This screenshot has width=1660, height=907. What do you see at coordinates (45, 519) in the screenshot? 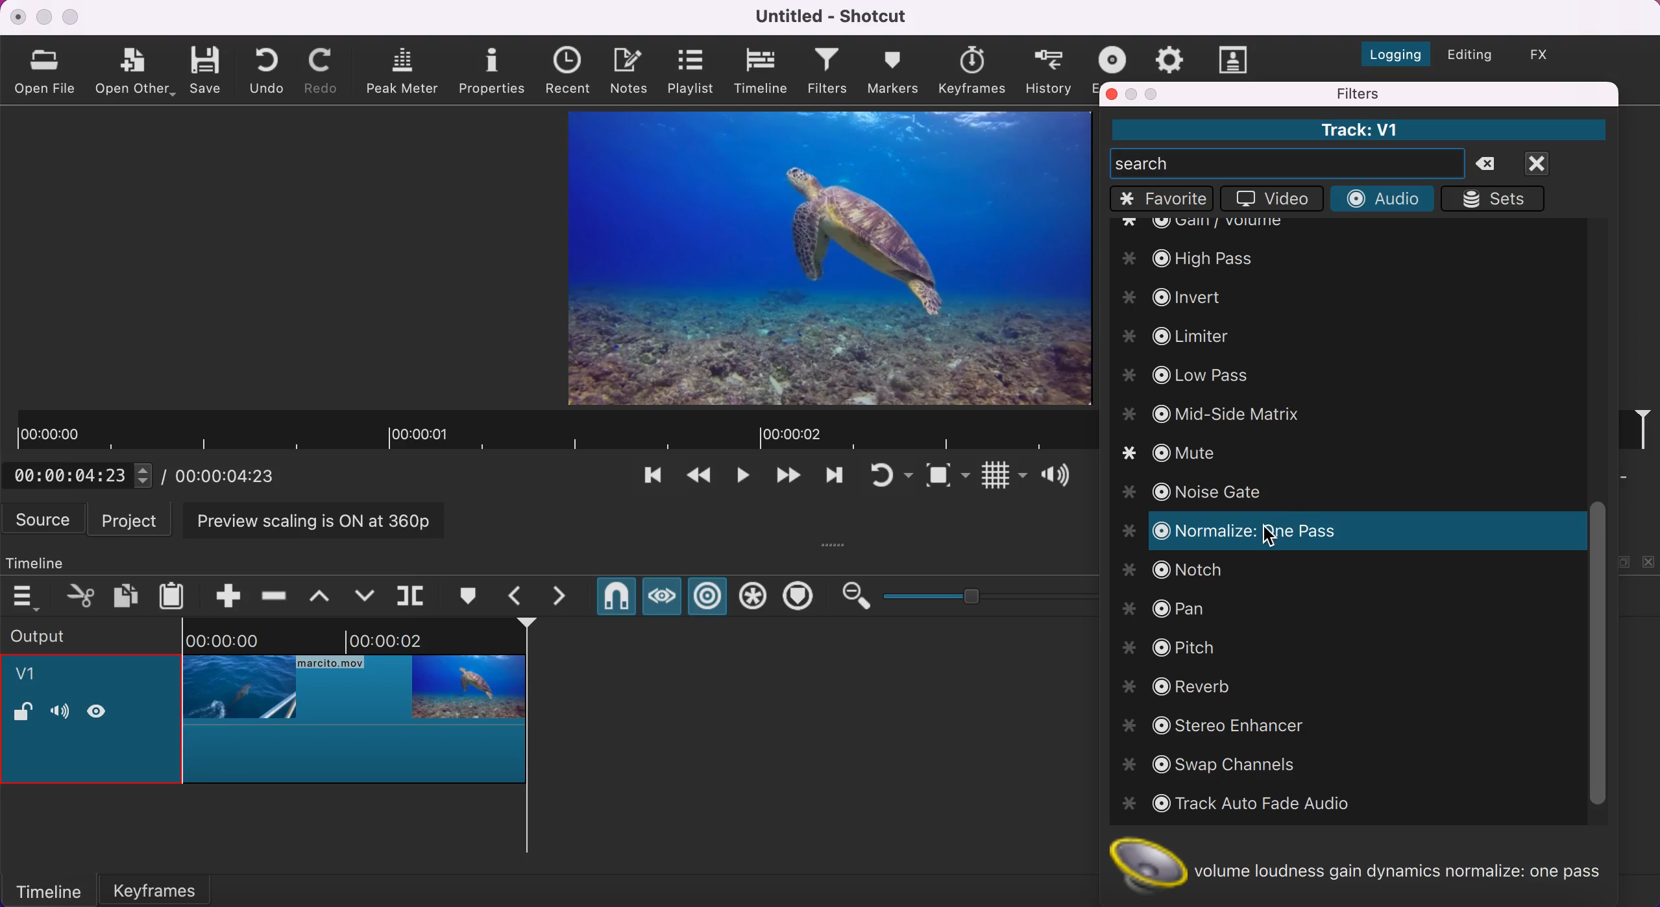
I see `source` at bounding box center [45, 519].